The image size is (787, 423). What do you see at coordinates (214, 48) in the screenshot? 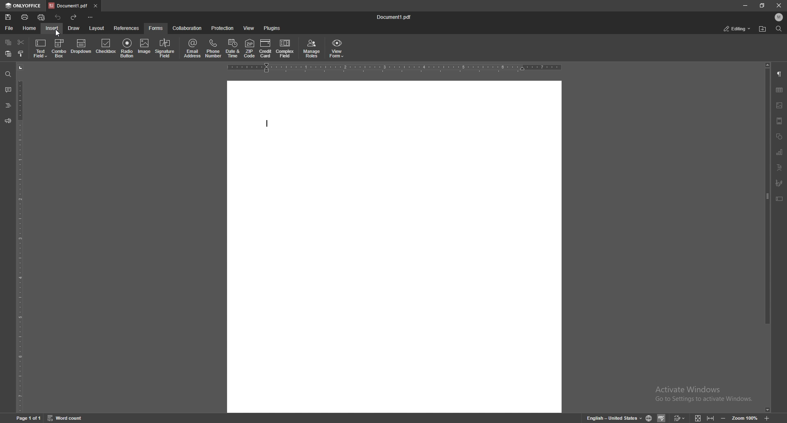
I see `phone number` at bounding box center [214, 48].